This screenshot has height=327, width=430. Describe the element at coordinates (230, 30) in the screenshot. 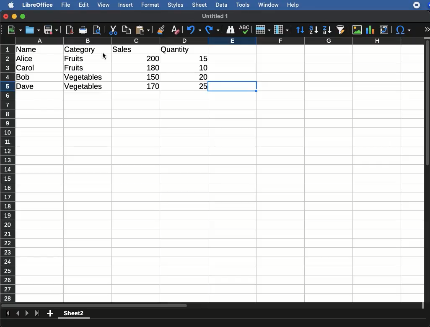

I see `finder` at that location.